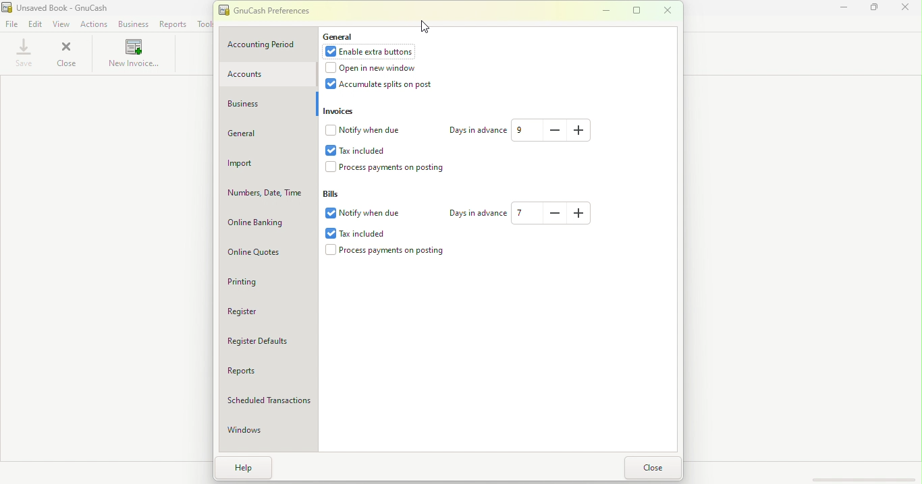 This screenshot has width=922, height=484. Describe the element at coordinates (265, 47) in the screenshot. I see `Accounting period` at that location.